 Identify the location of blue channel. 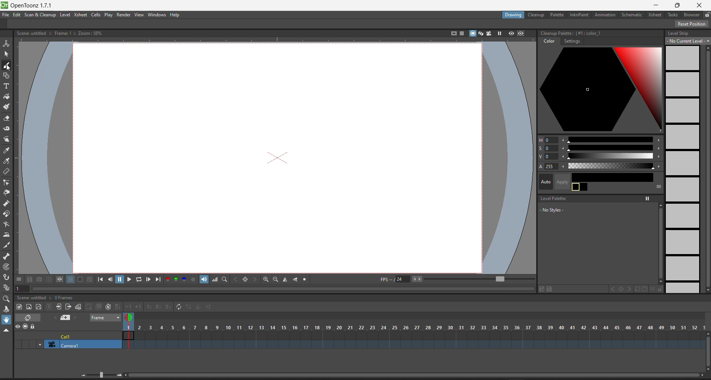
(184, 279).